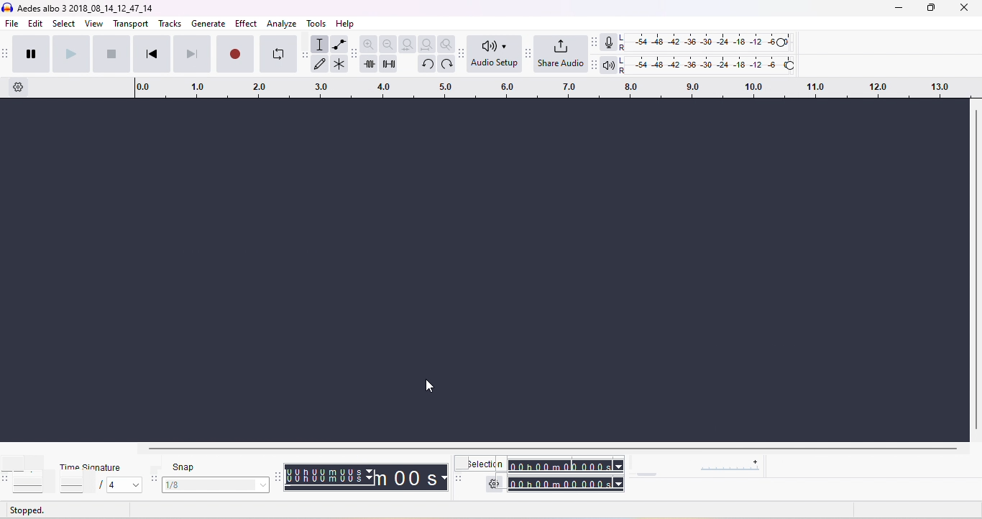  I want to click on select tempo, so click(33, 485).